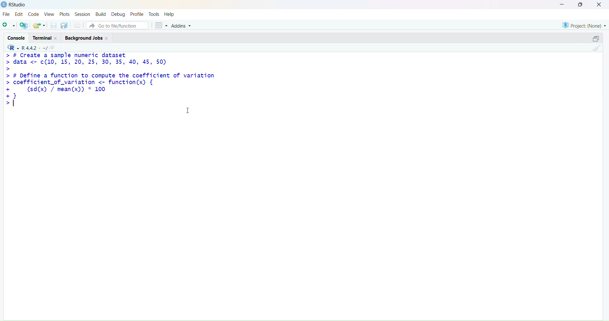  What do you see at coordinates (188, 110) in the screenshot?
I see `cursor` at bounding box center [188, 110].